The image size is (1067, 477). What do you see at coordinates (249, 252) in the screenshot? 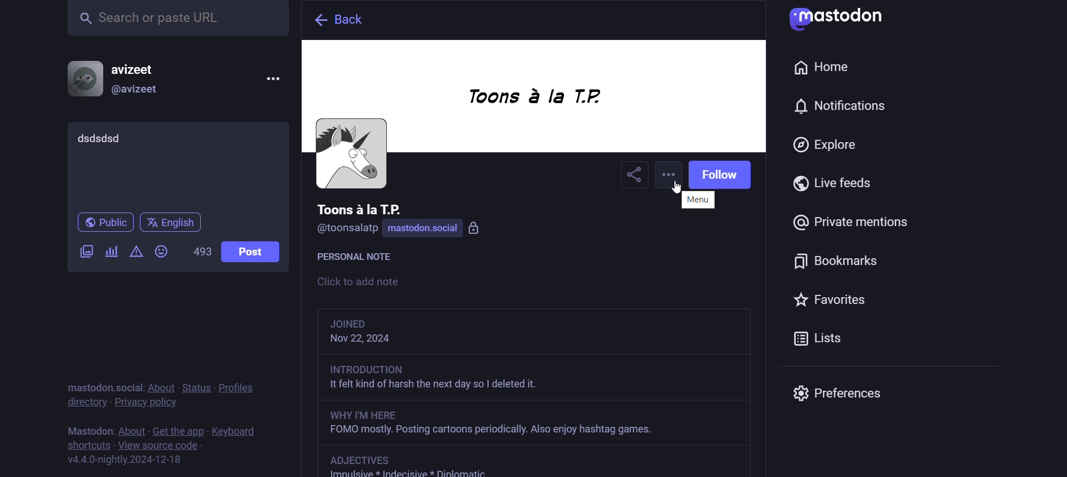
I see `post` at bounding box center [249, 252].